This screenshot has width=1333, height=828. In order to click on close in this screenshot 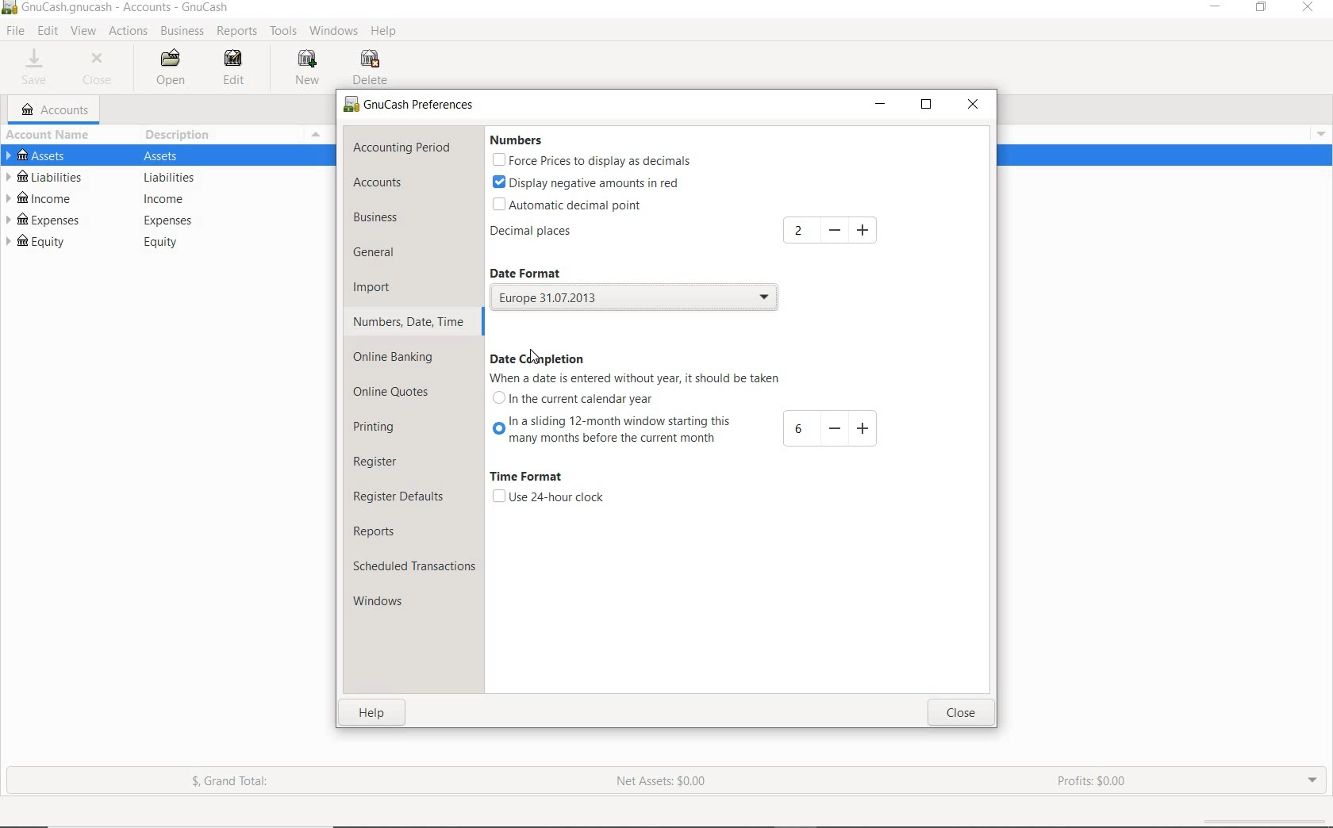, I will do `click(960, 714)`.